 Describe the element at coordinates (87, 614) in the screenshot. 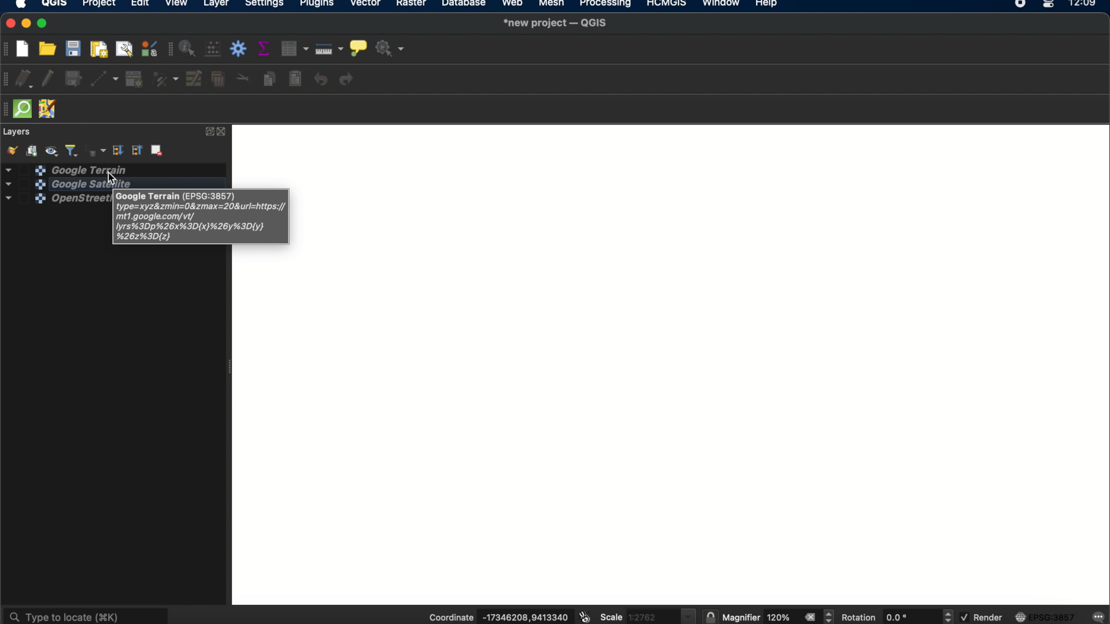

I see `type to locate` at that location.